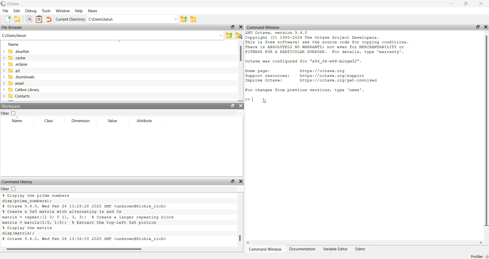 The width and height of the screenshot is (489, 259). I want to click on current directory, so click(71, 19).